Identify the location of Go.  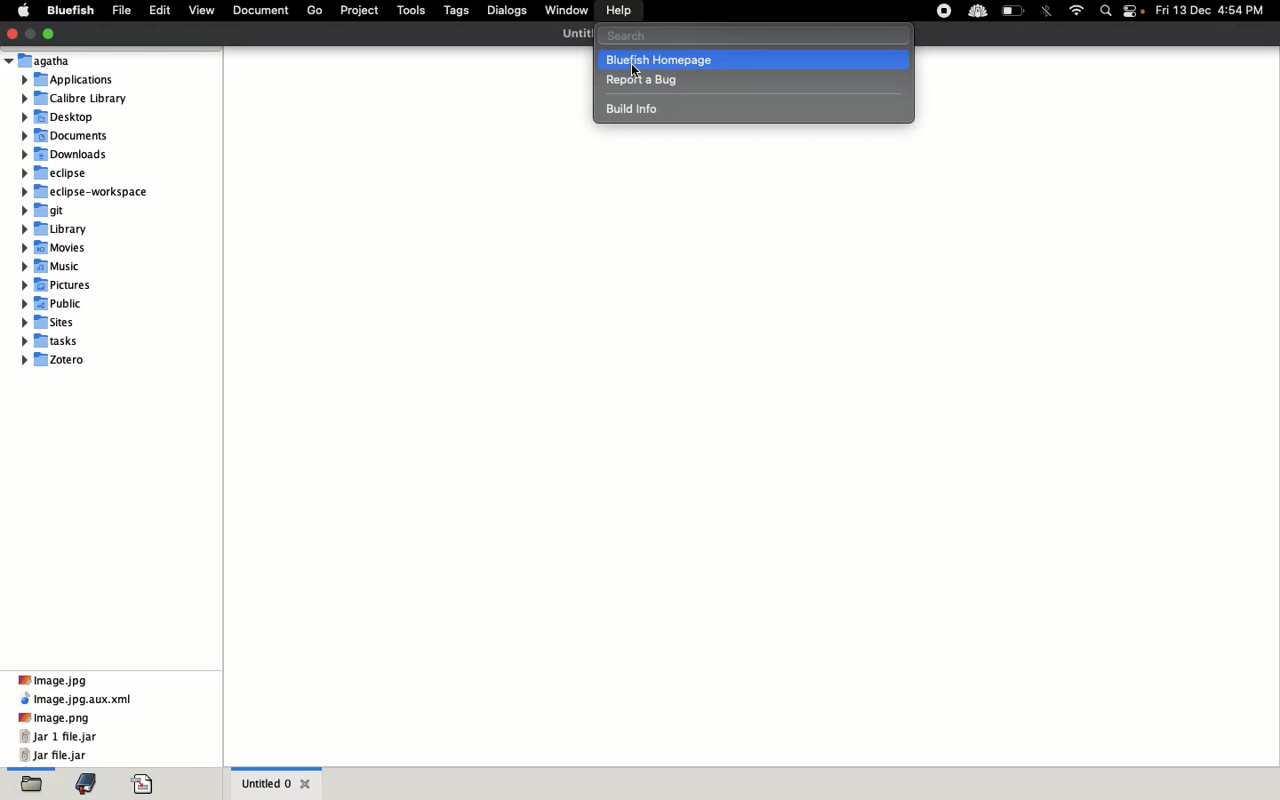
(315, 11).